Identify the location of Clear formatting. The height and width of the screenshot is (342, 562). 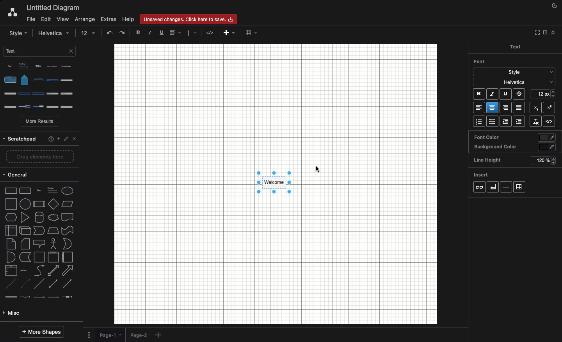
(534, 121).